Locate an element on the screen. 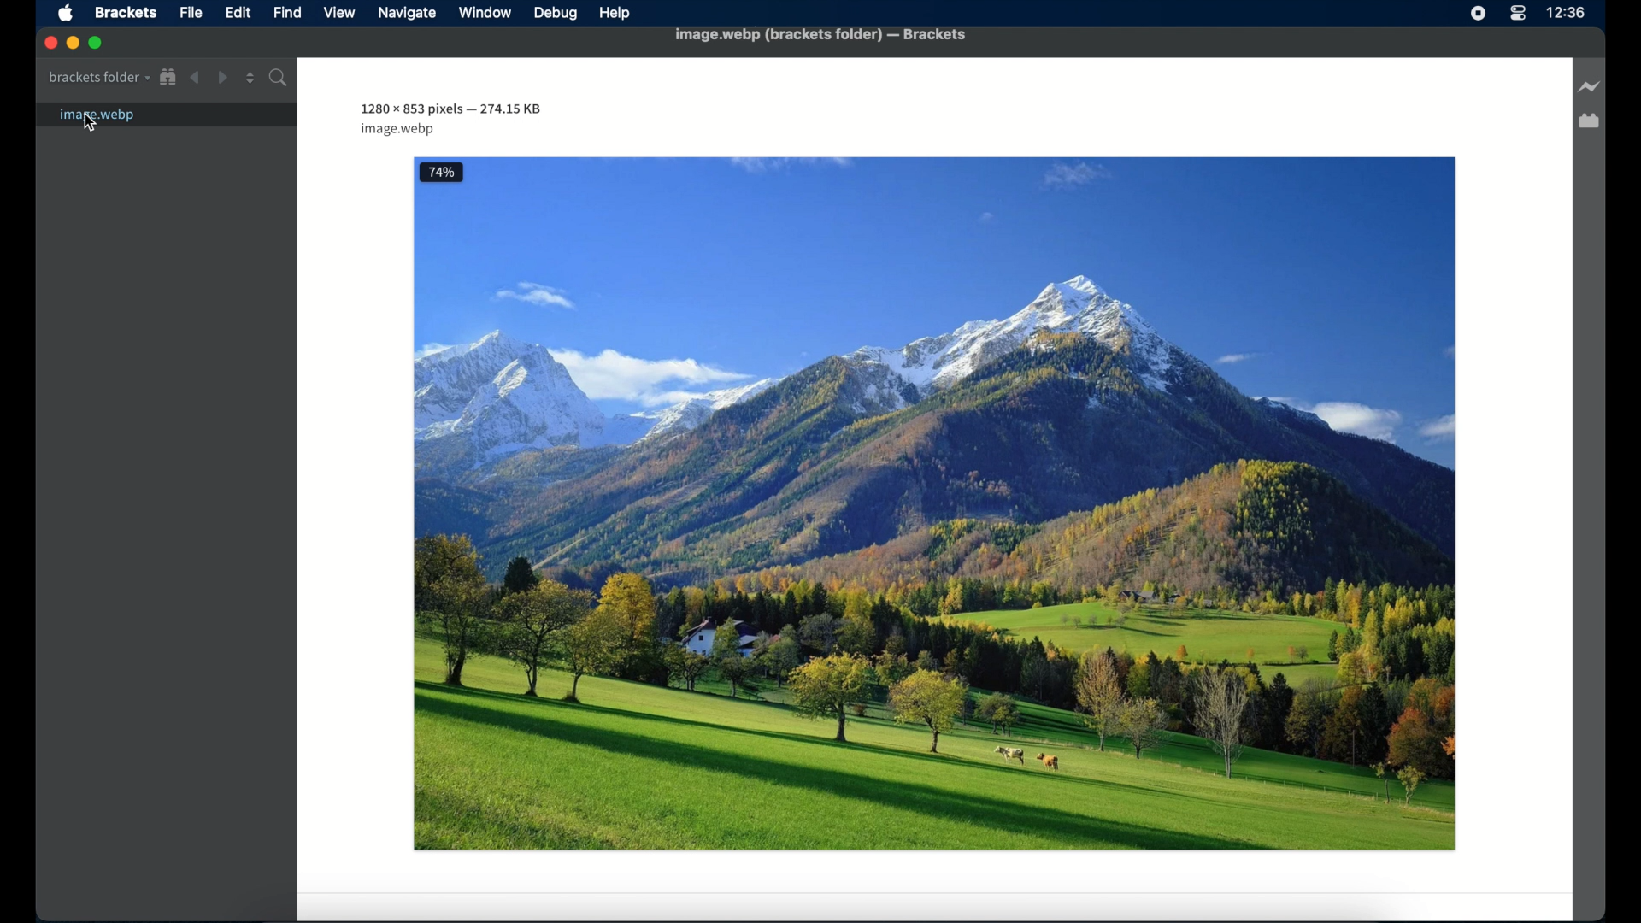 This screenshot has height=923, width=1641. find in folder is located at coordinates (281, 78).